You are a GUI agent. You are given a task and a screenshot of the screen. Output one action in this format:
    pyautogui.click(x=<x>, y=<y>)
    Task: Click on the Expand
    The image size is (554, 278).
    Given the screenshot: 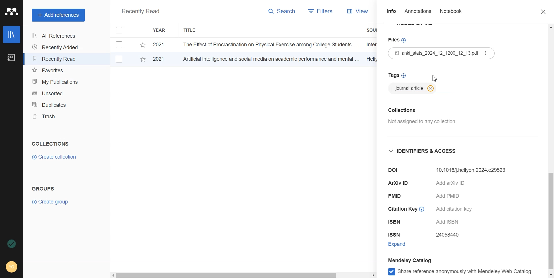 What is the action you would take?
    pyautogui.click(x=404, y=244)
    